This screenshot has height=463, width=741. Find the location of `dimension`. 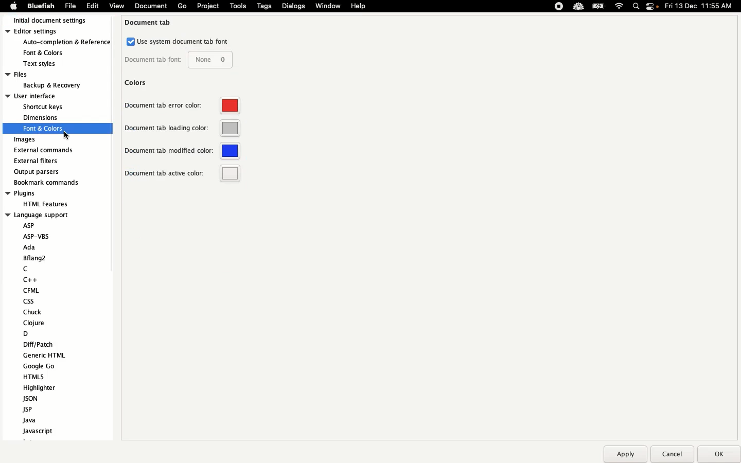

dimension is located at coordinates (40, 117).